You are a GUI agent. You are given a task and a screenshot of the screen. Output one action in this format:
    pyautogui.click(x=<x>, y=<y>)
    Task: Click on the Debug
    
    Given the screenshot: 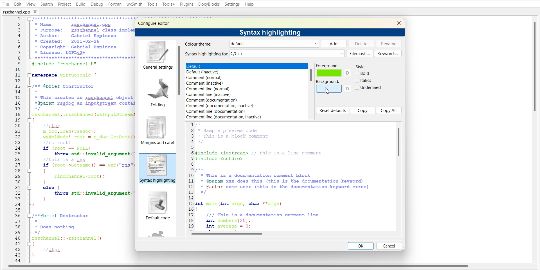 What is the action you would take?
    pyautogui.click(x=97, y=4)
    